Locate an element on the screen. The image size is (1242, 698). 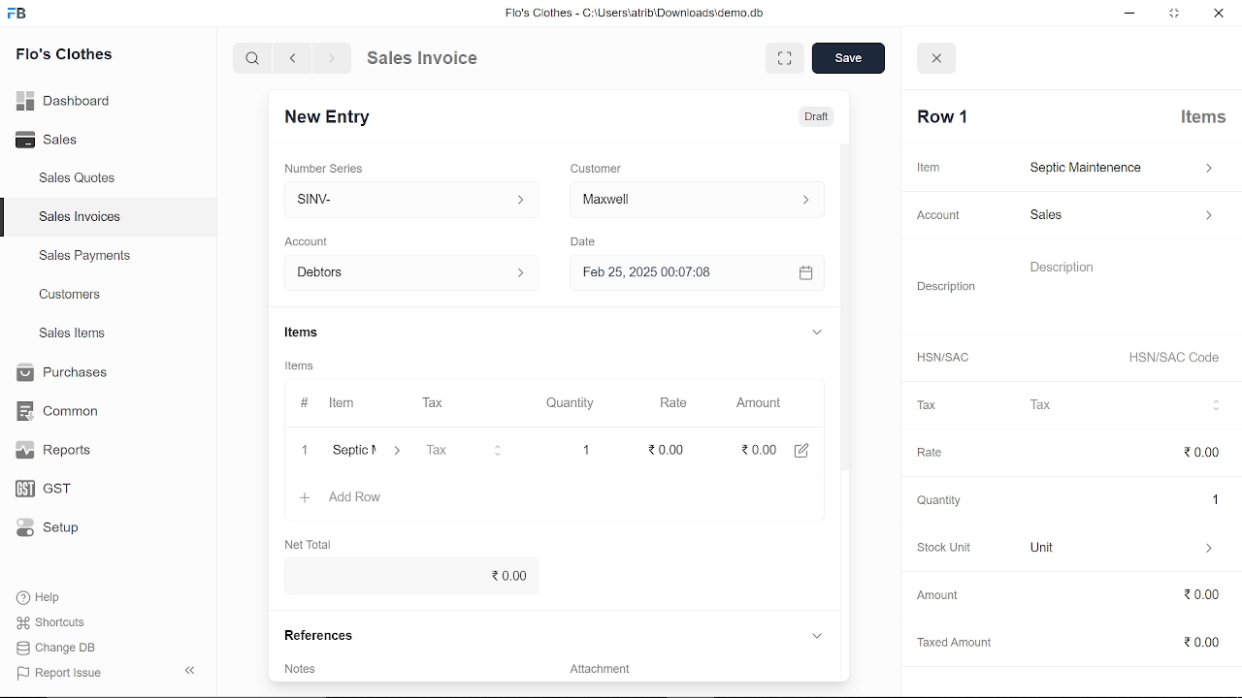
Debtors is located at coordinates (405, 272).